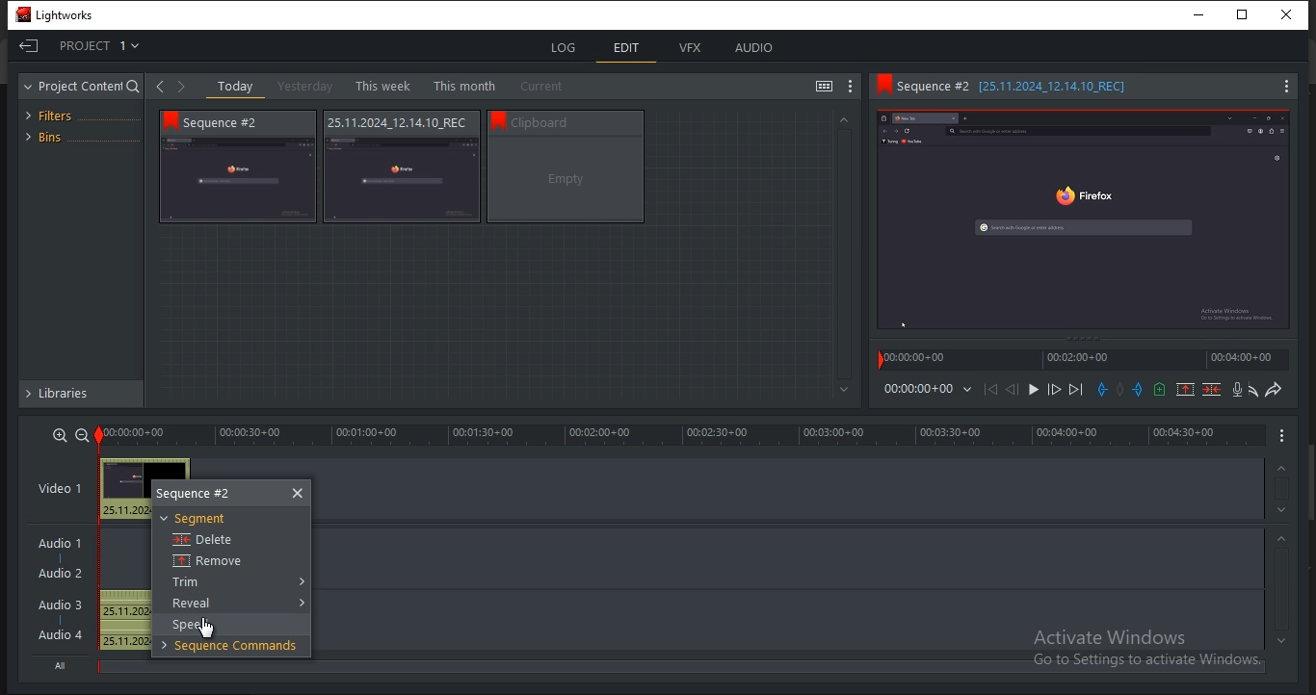 This screenshot has width=1316, height=695. Describe the element at coordinates (1307, 480) in the screenshot. I see `Scroll bar` at that location.